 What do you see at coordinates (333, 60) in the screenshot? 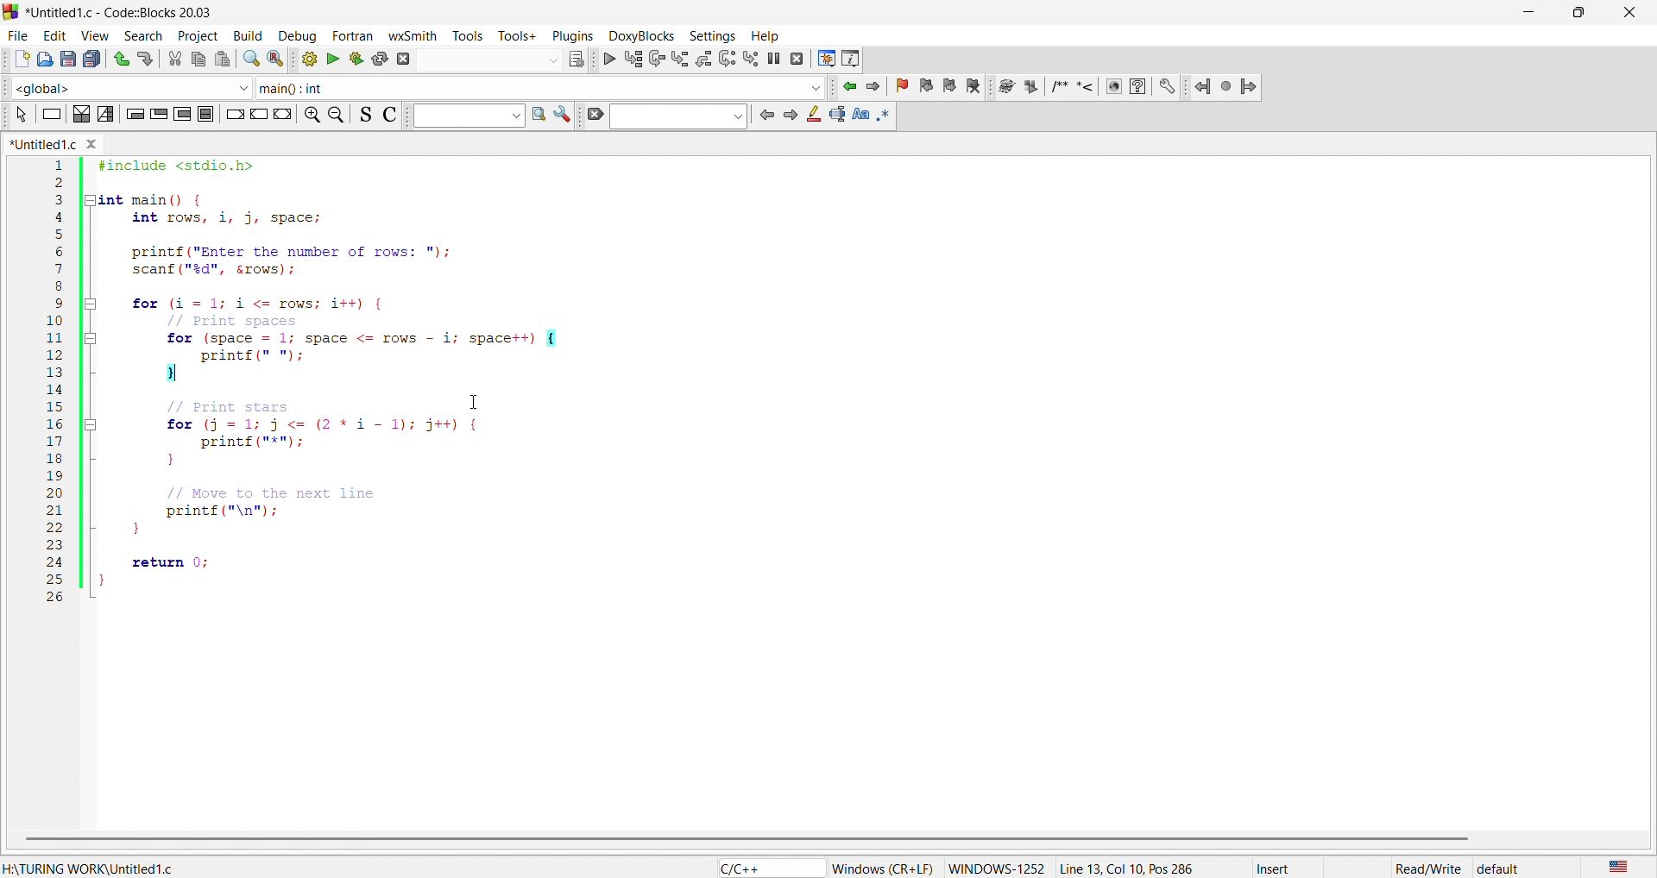
I see `run` at bounding box center [333, 60].